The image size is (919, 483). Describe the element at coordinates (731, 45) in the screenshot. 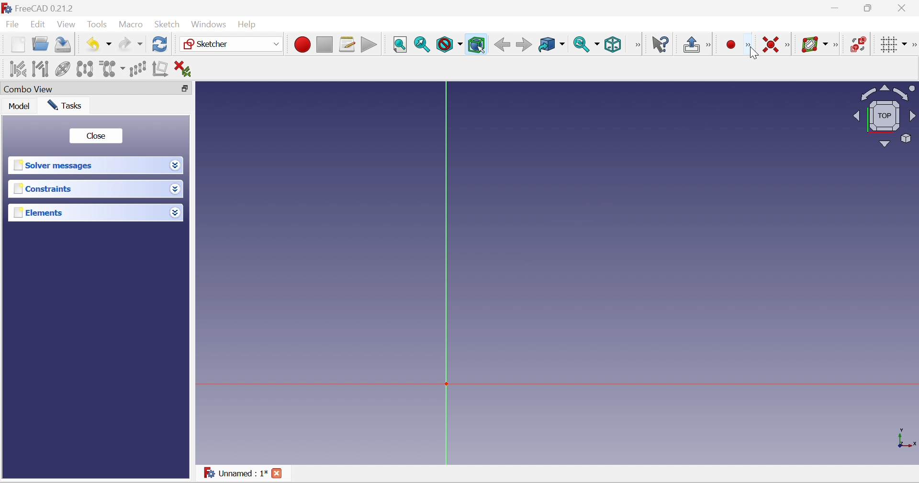

I see `Micro recording` at that location.